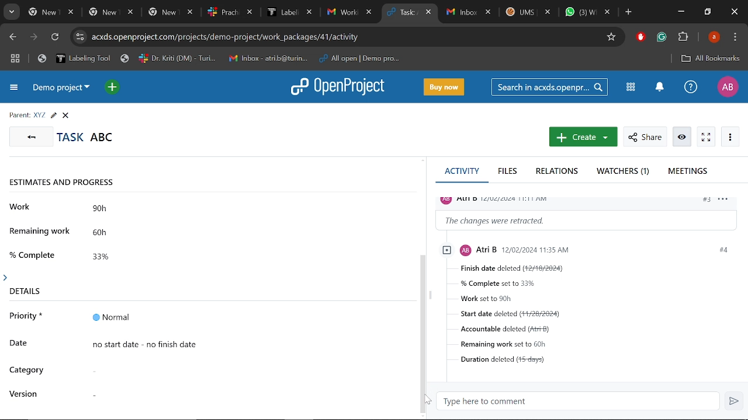  What do you see at coordinates (683, 38) in the screenshot?
I see `Extenions` at bounding box center [683, 38].